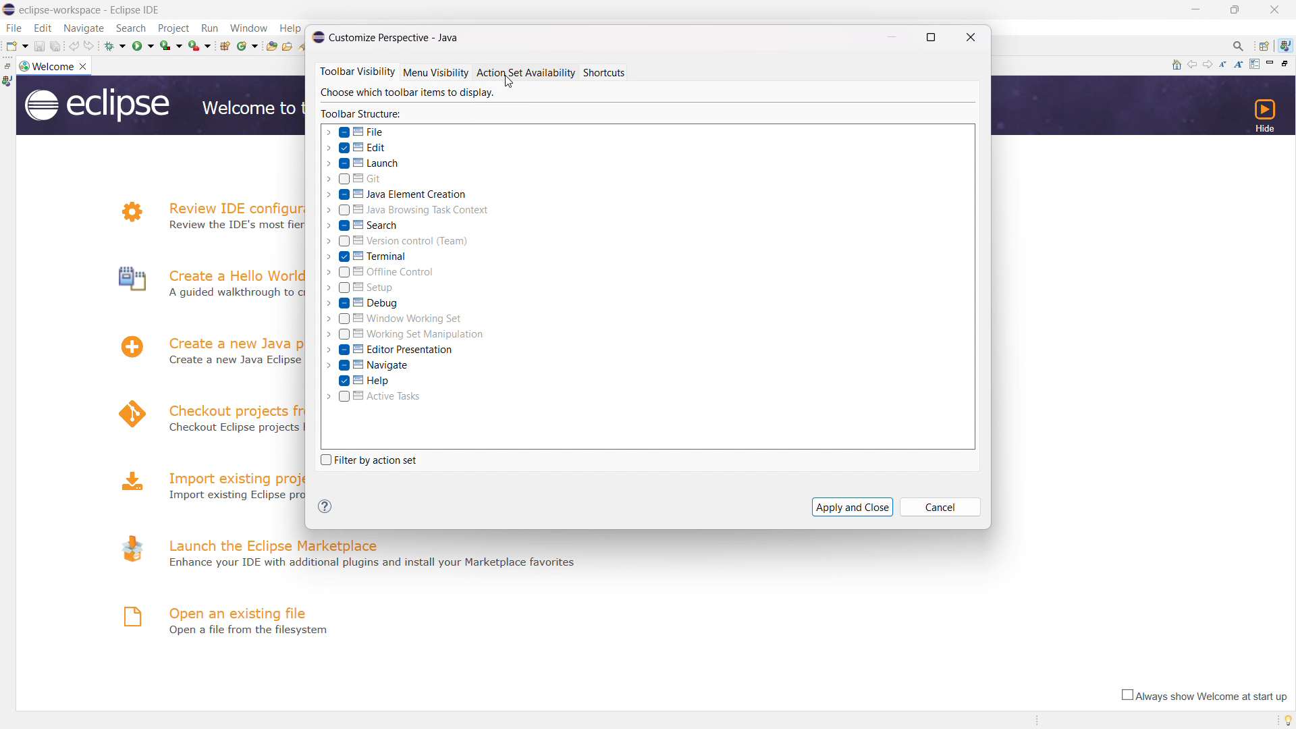 The width and height of the screenshot is (1296, 729). I want to click on run, so click(209, 28).